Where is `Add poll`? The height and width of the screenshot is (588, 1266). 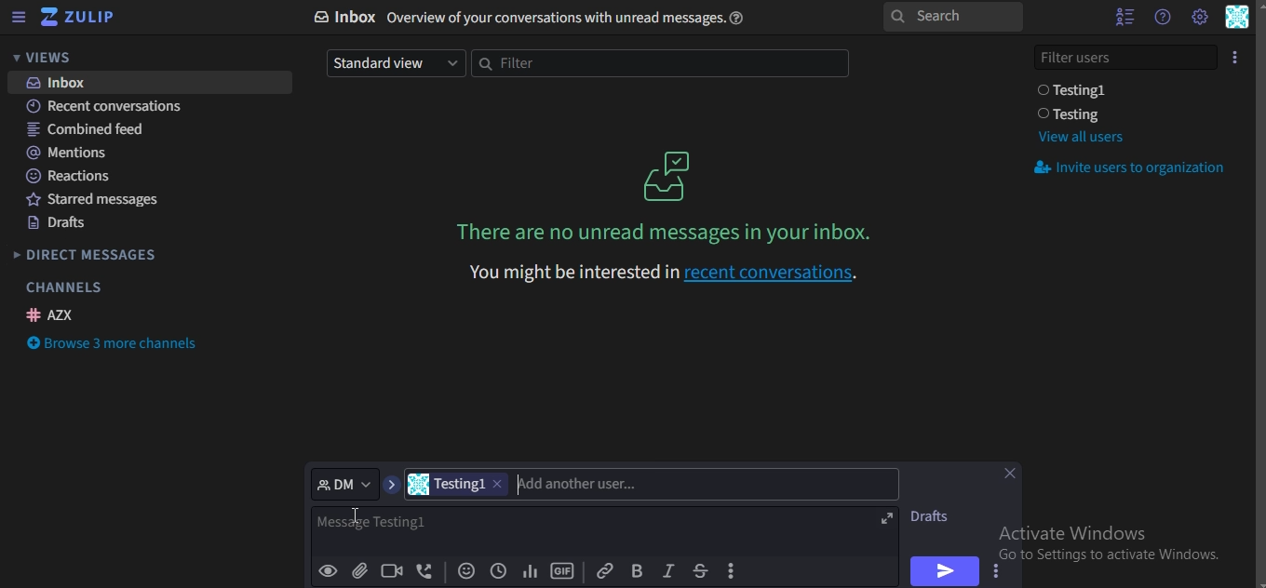 Add poll is located at coordinates (530, 572).